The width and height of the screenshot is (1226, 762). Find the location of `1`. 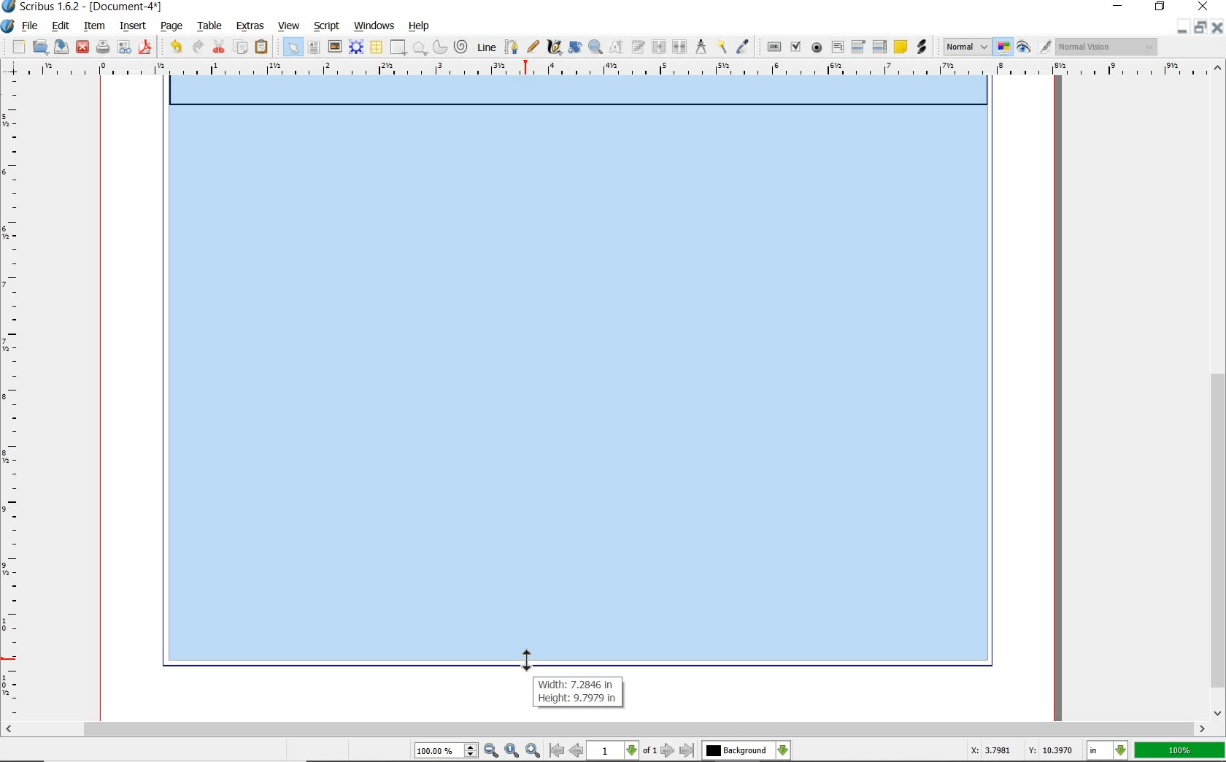

1 is located at coordinates (614, 751).